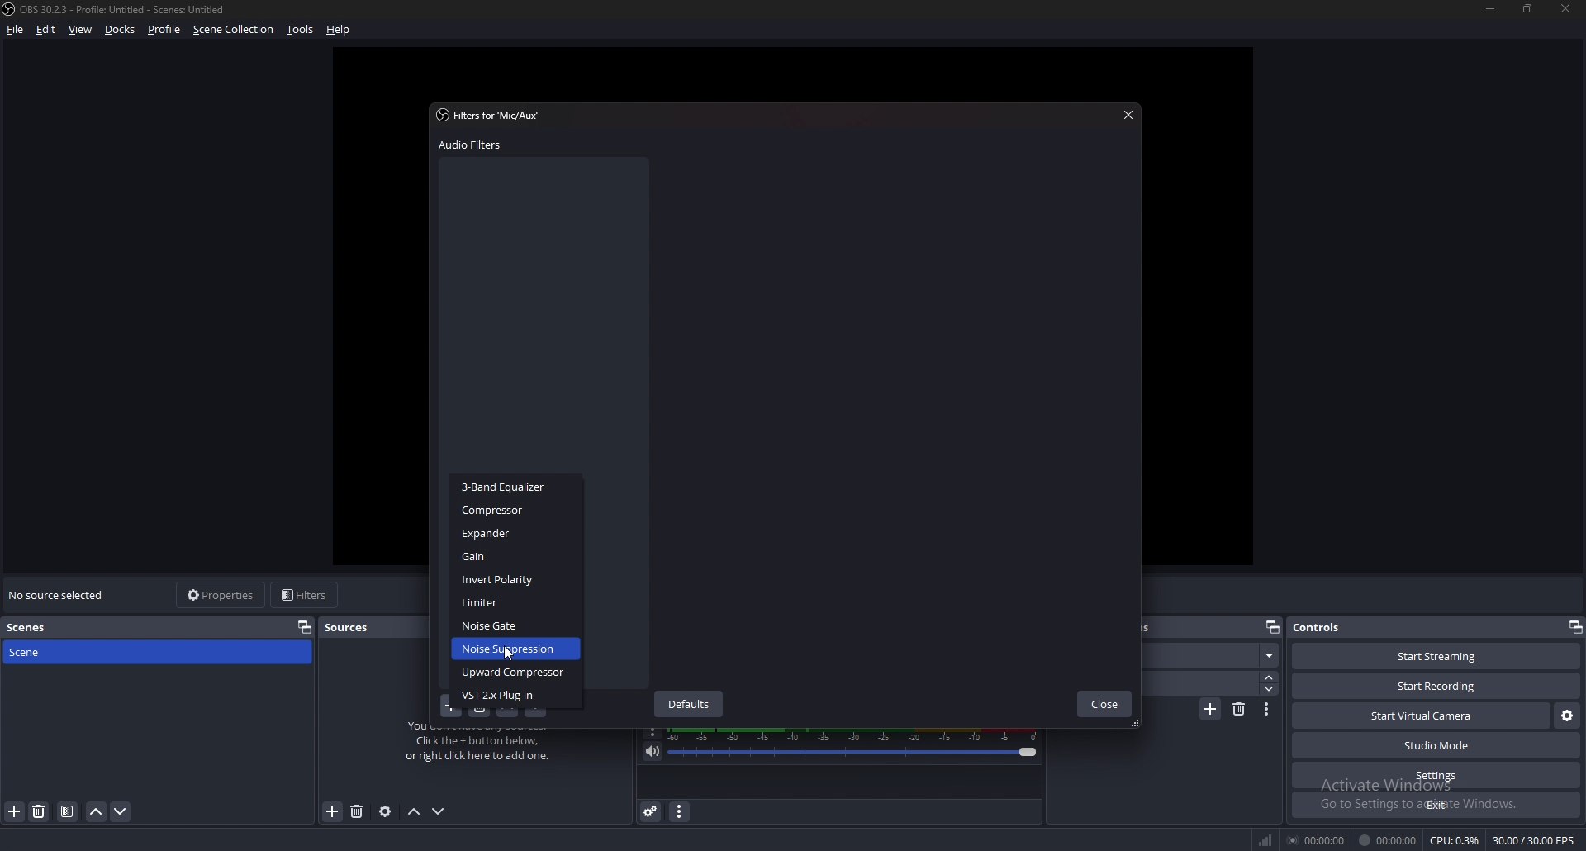 The width and height of the screenshot is (1586, 851). Describe the element at coordinates (653, 733) in the screenshot. I see `options` at that location.